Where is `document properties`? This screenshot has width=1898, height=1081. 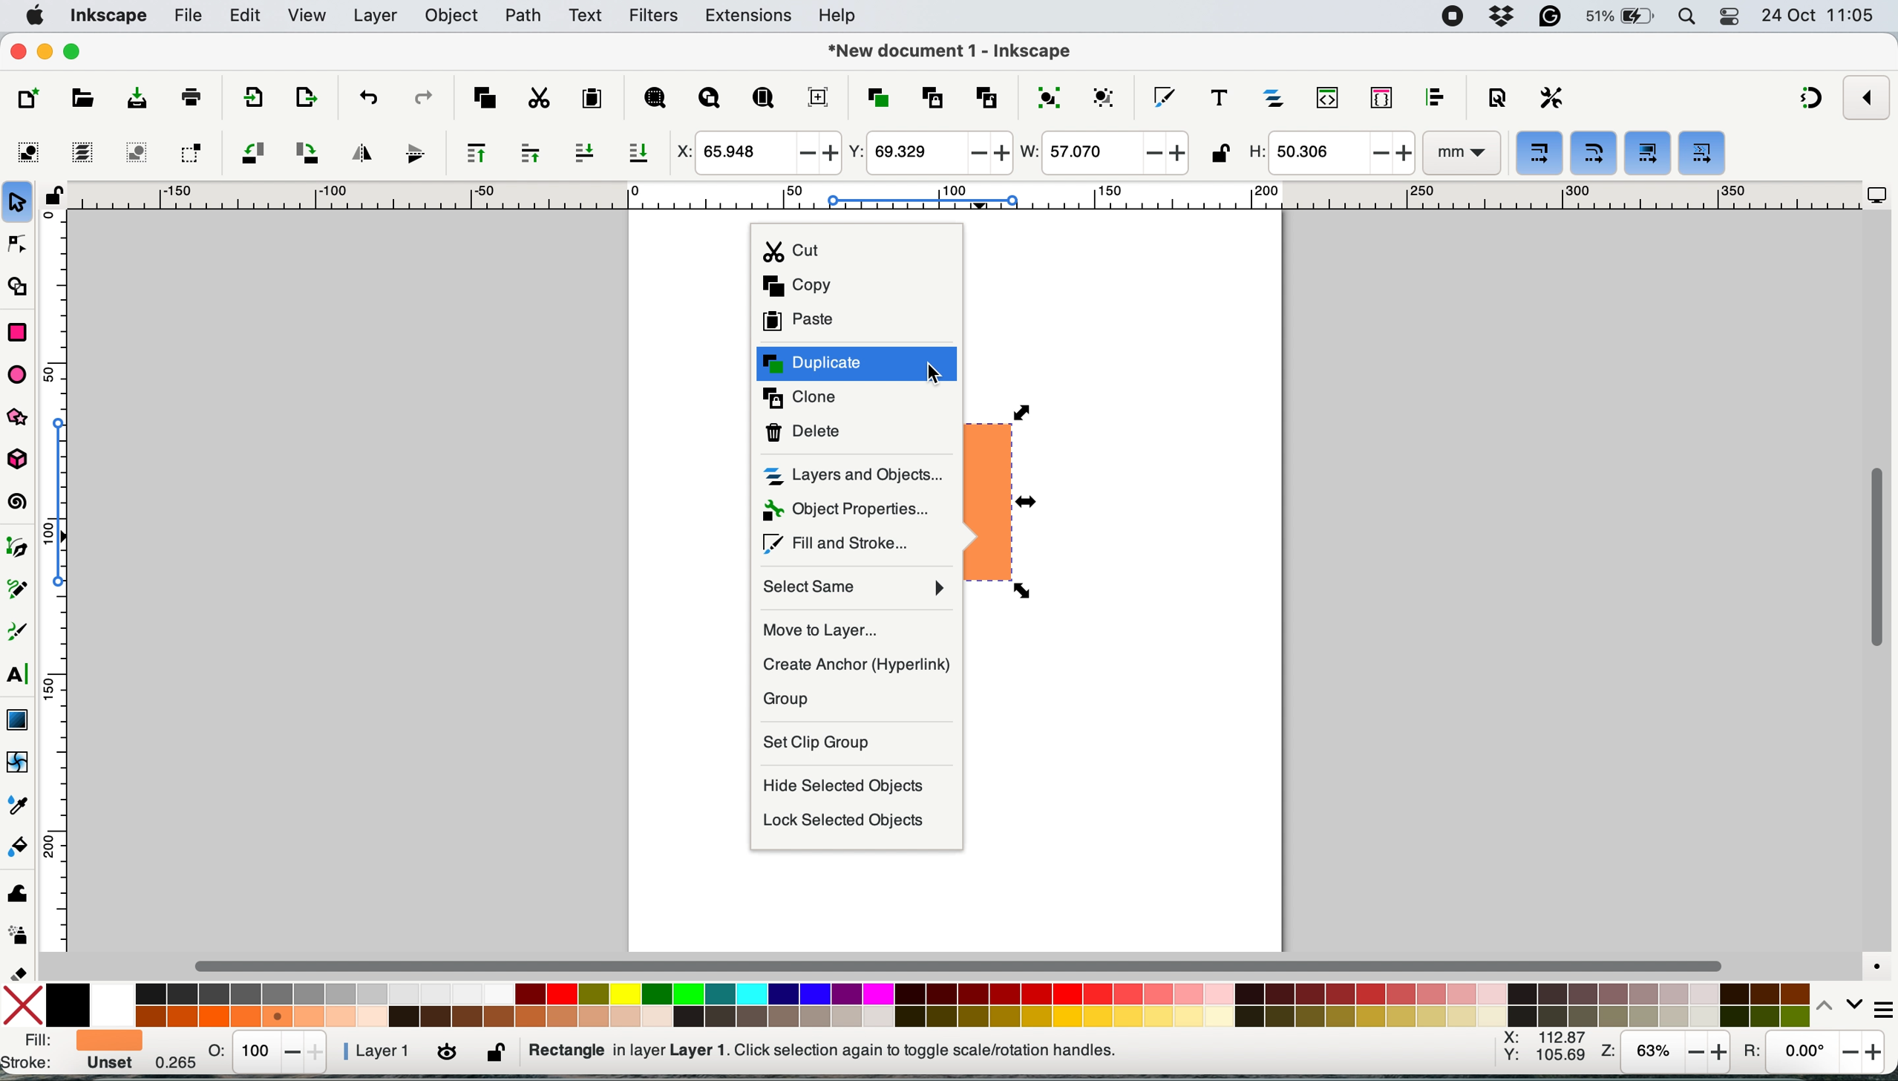 document properties is located at coordinates (1496, 99).